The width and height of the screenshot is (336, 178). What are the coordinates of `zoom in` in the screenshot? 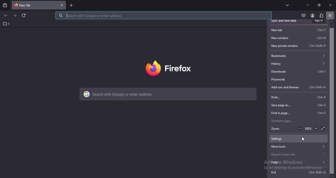 It's located at (316, 128).